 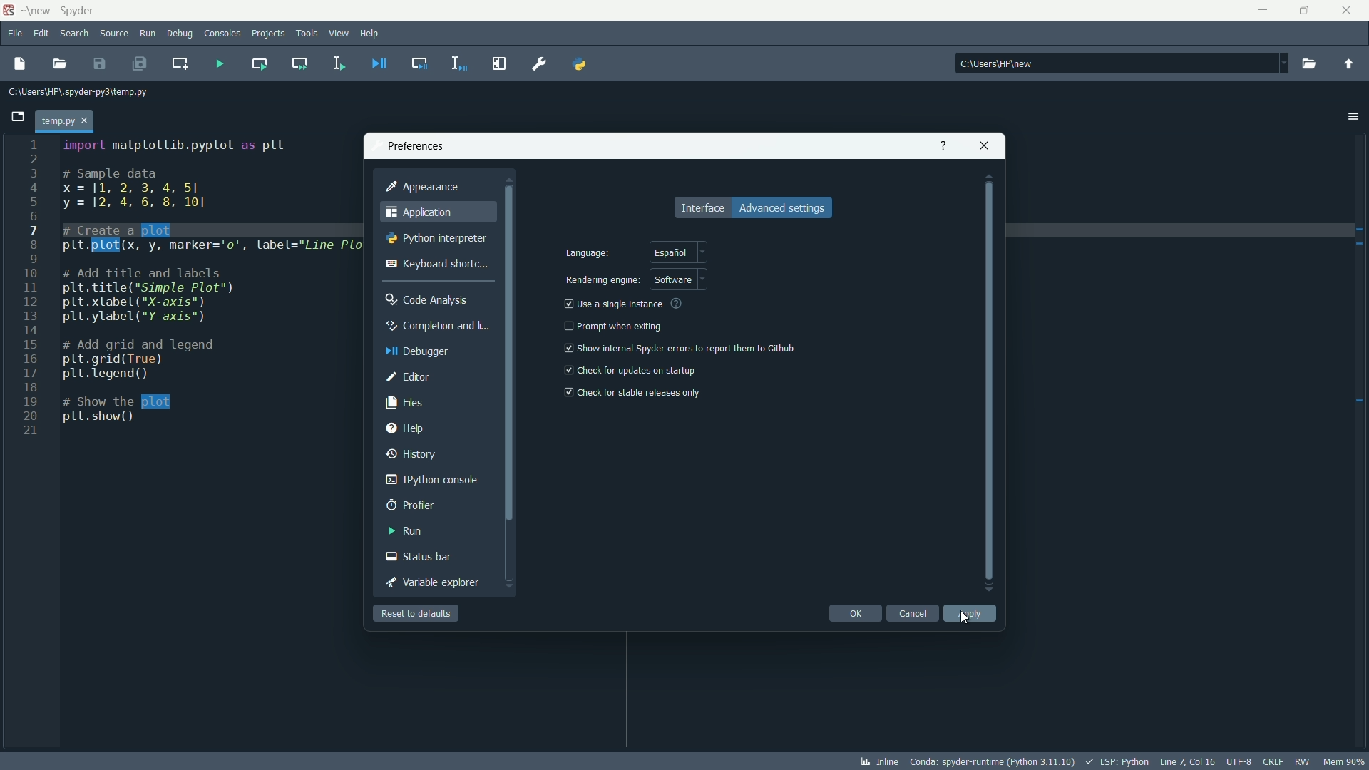 What do you see at coordinates (498, 63) in the screenshot?
I see `maximize current pane` at bounding box center [498, 63].